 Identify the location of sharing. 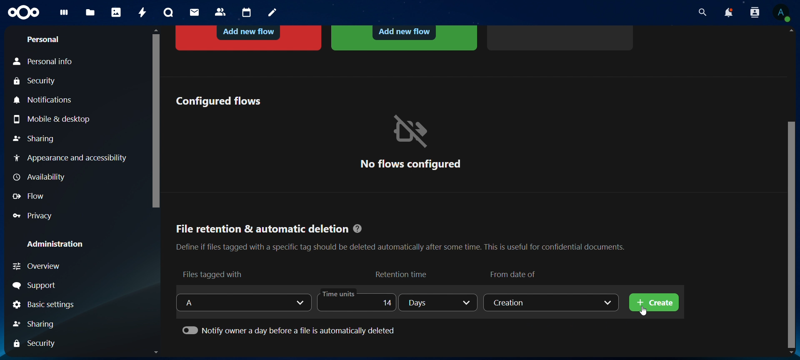
(43, 323).